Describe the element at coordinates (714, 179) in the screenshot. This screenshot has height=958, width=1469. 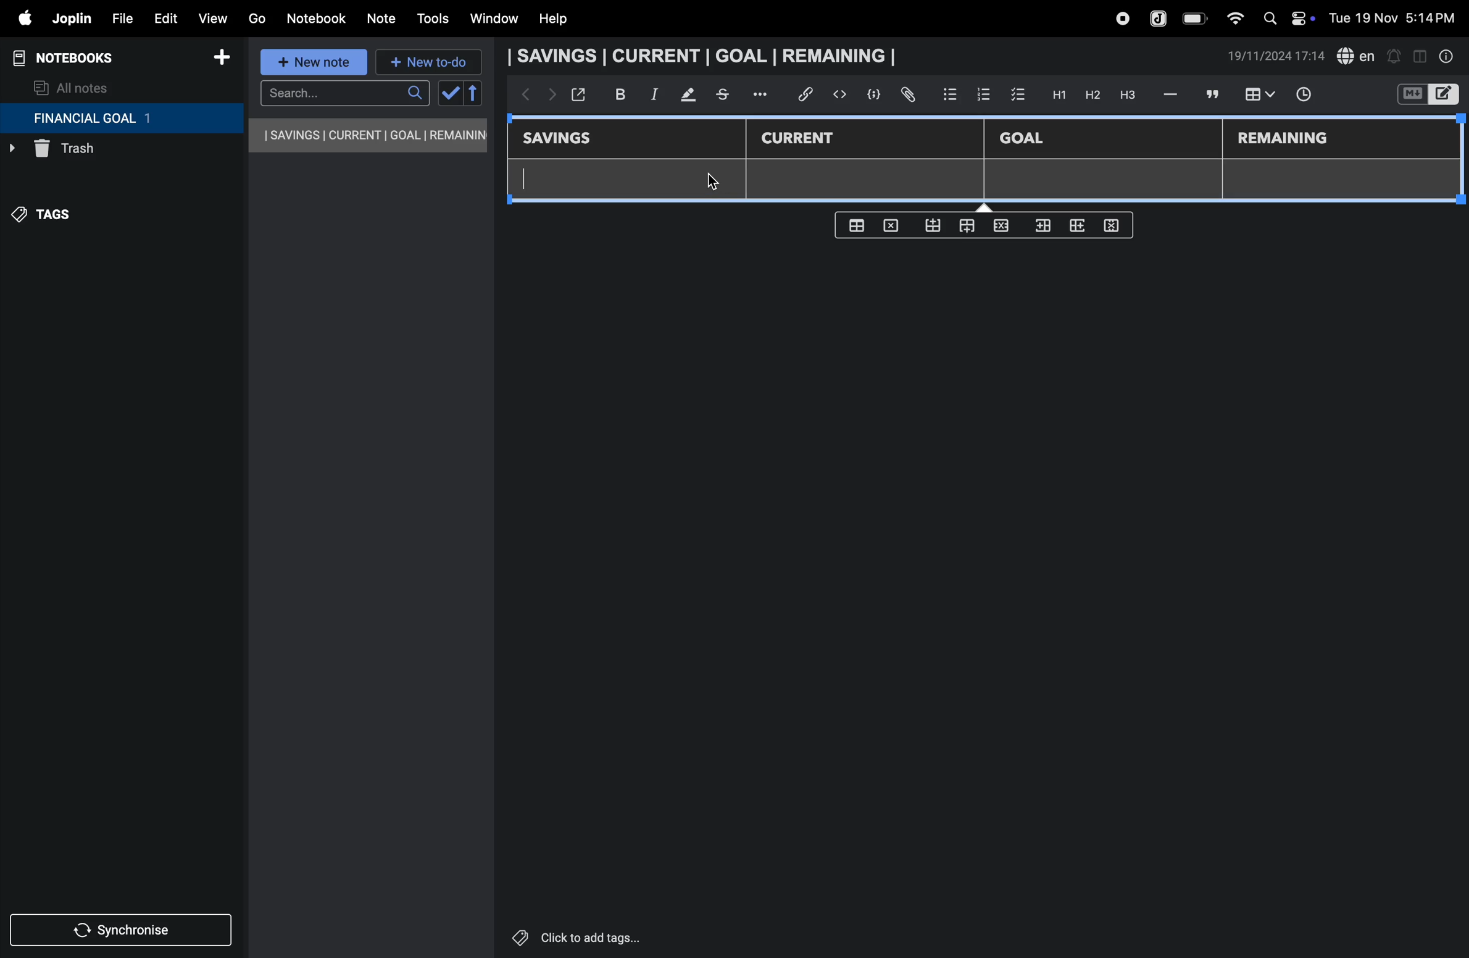
I see `cursor` at that location.